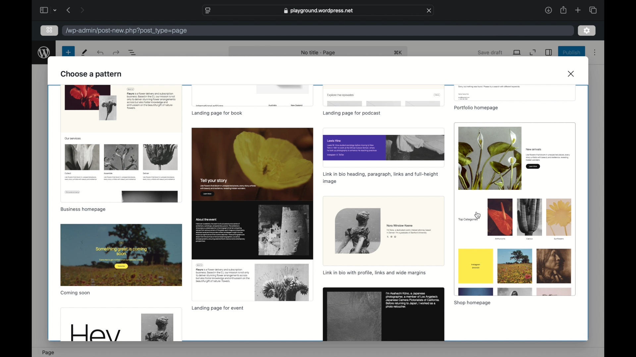 The width and height of the screenshot is (636, 357). Describe the element at coordinates (43, 10) in the screenshot. I see `sidebar` at that location.